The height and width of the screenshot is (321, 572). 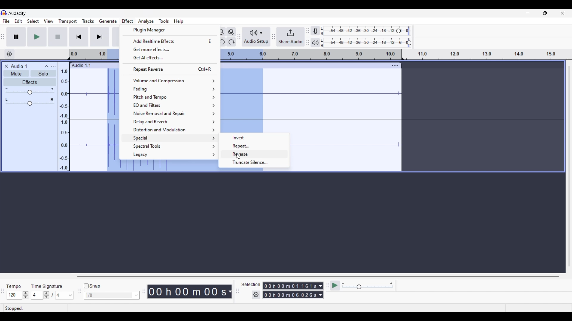 What do you see at coordinates (255, 138) in the screenshot?
I see `Invert` at bounding box center [255, 138].